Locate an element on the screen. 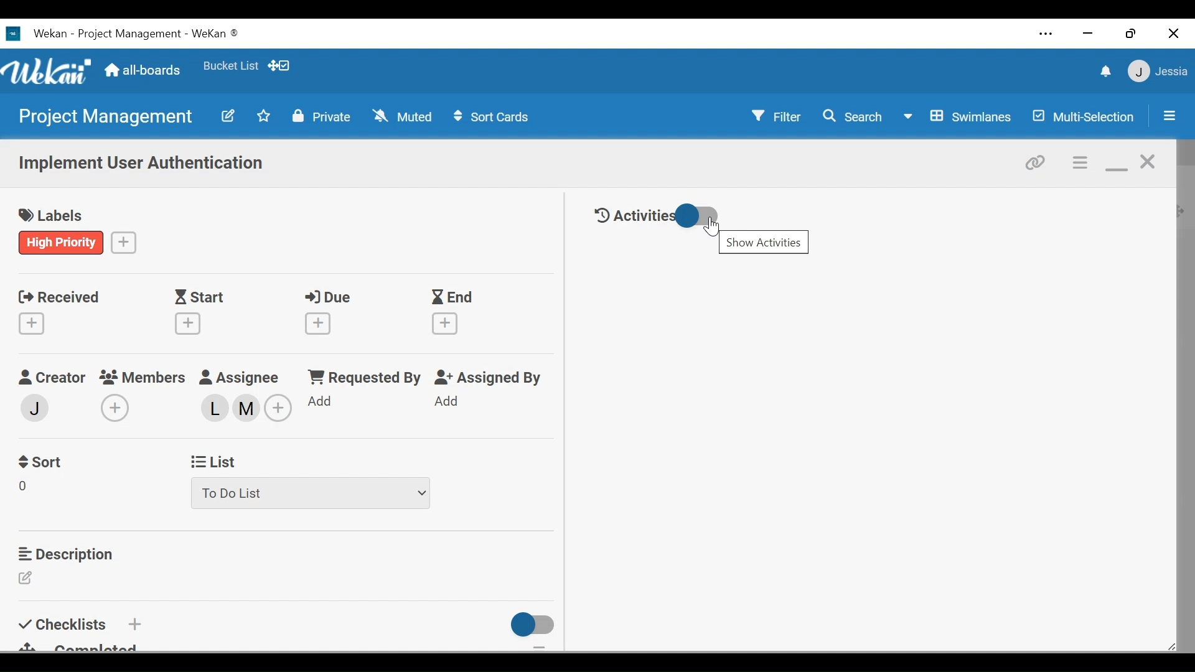 The height and width of the screenshot is (672, 1195). assigned member is located at coordinates (249, 409).